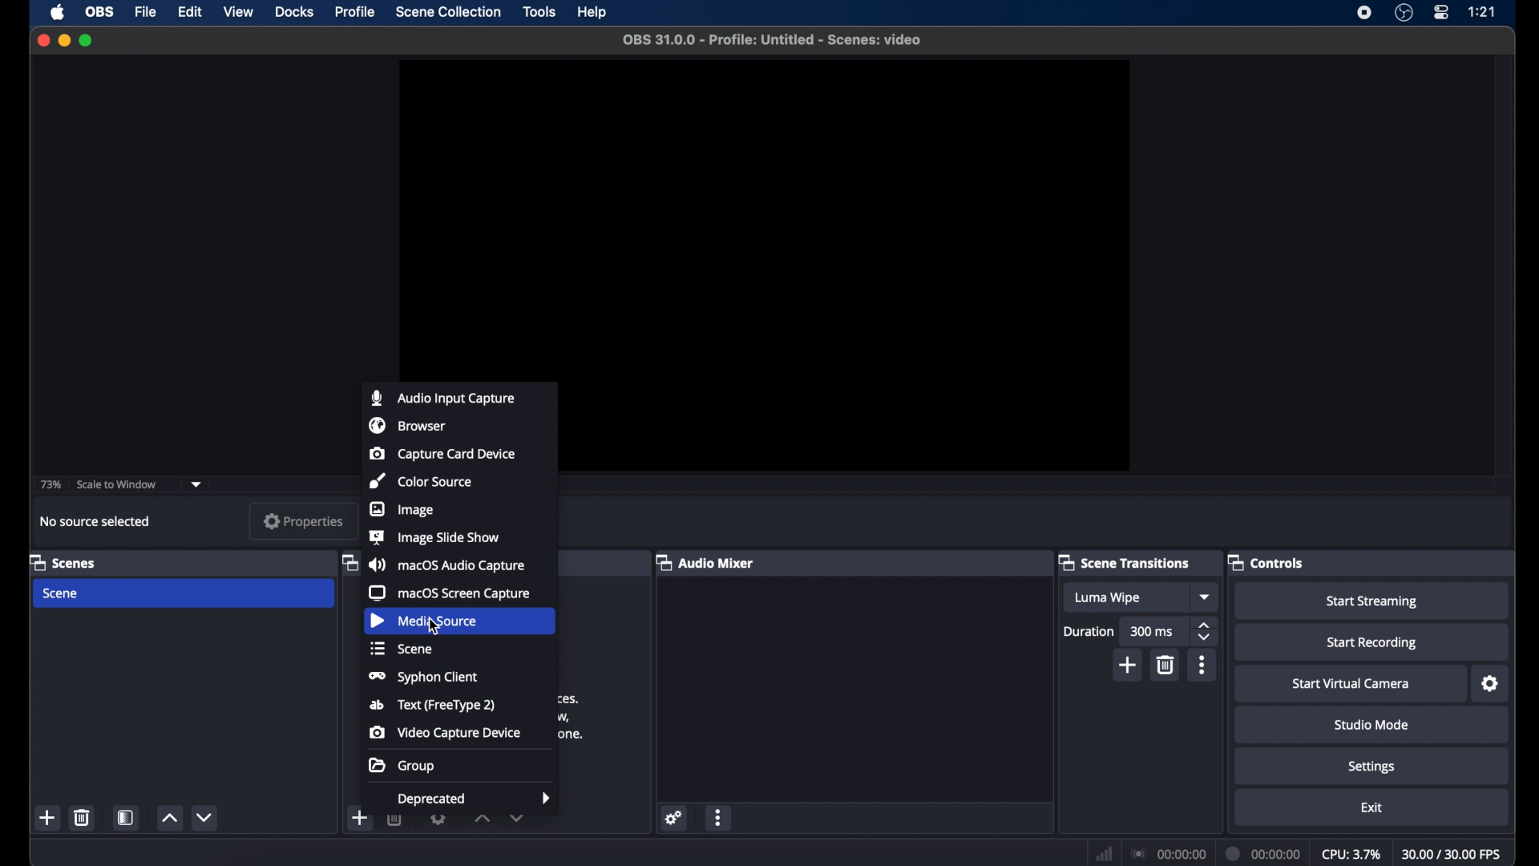 The image size is (1539, 866). What do you see at coordinates (1372, 808) in the screenshot?
I see `exit` at bounding box center [1372, 808].